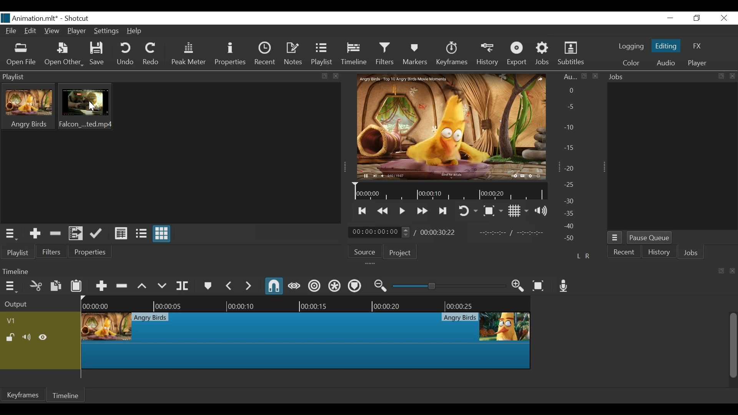  Describe the element at coordinates (615, 238) in the screenshot. I see `Jobs Menu` at that location.